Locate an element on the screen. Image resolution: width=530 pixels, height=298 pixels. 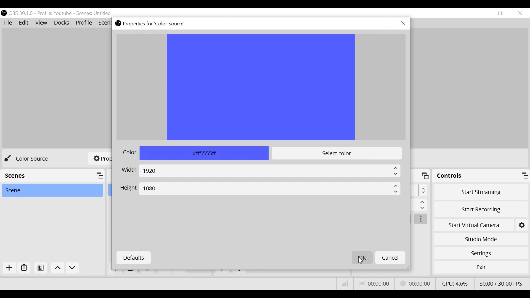
View is located at coordinates (41, 23).